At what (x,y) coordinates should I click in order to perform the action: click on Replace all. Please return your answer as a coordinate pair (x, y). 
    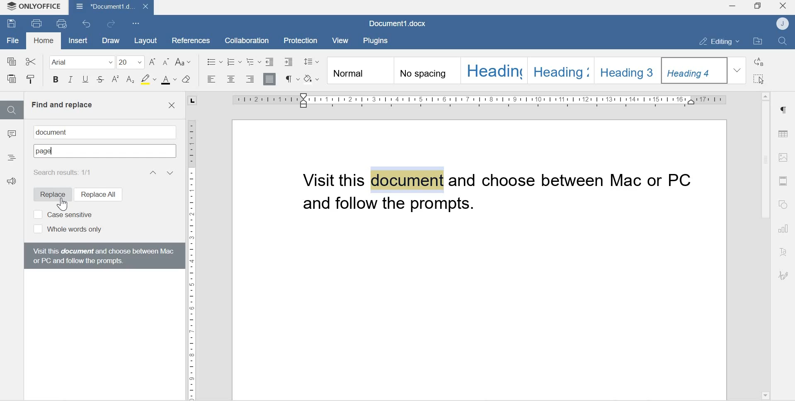
    Looking at the image, I should click on (97, 194).